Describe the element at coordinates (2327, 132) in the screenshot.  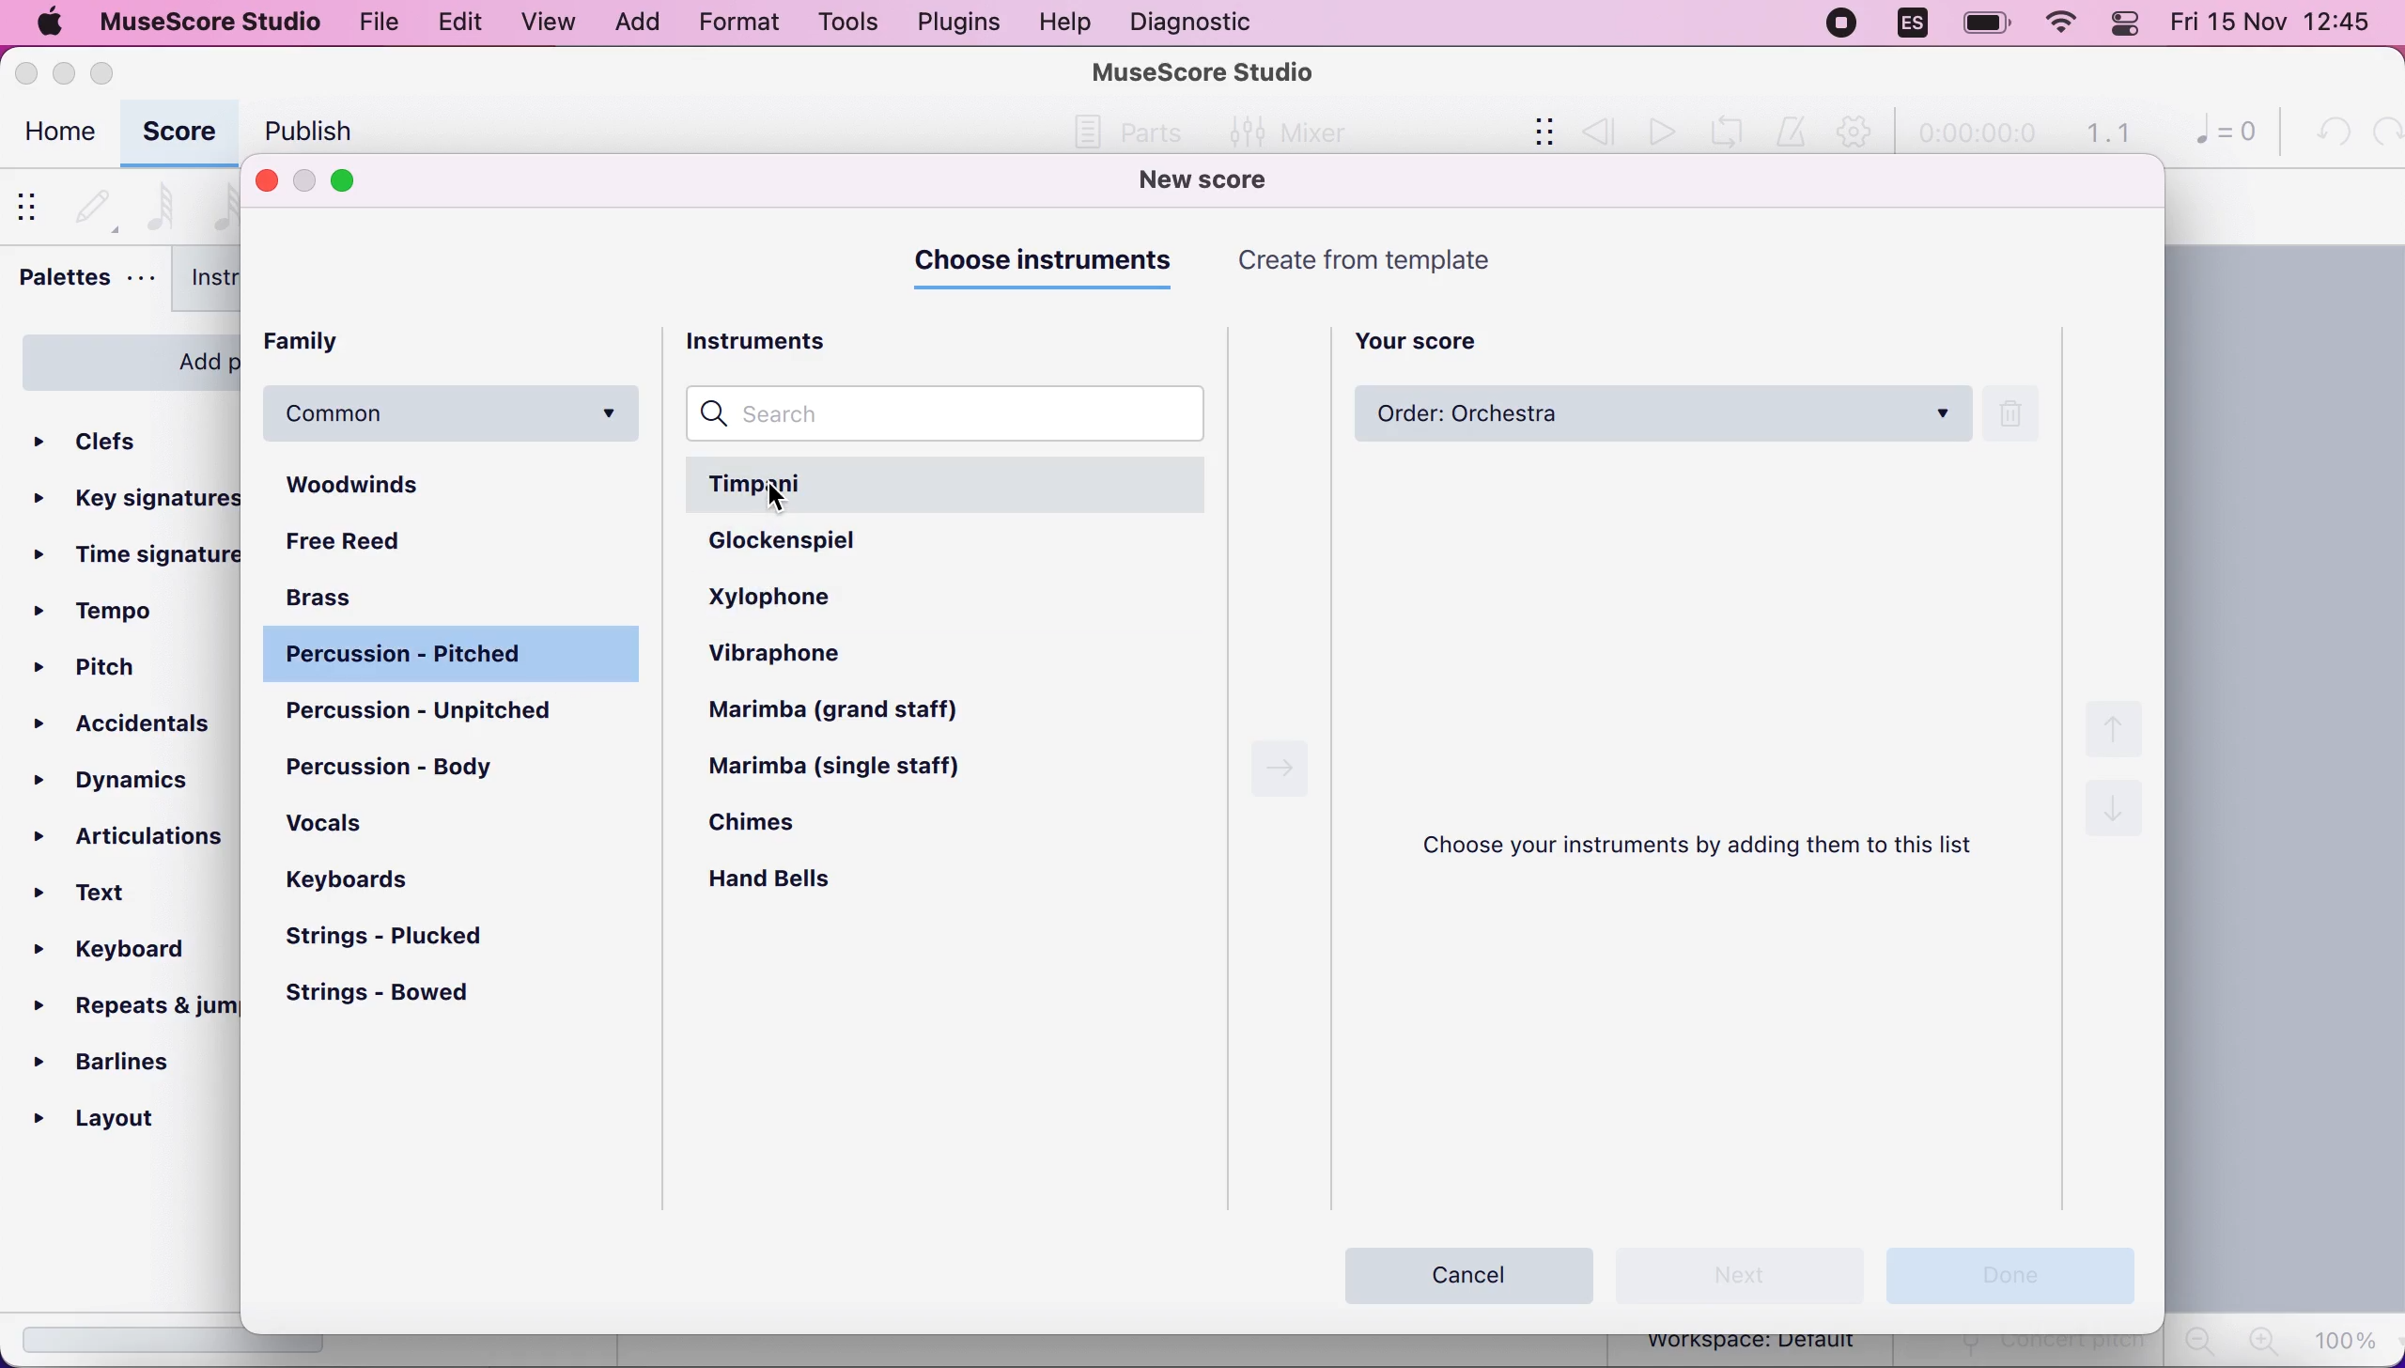
I see `undo` at that location.